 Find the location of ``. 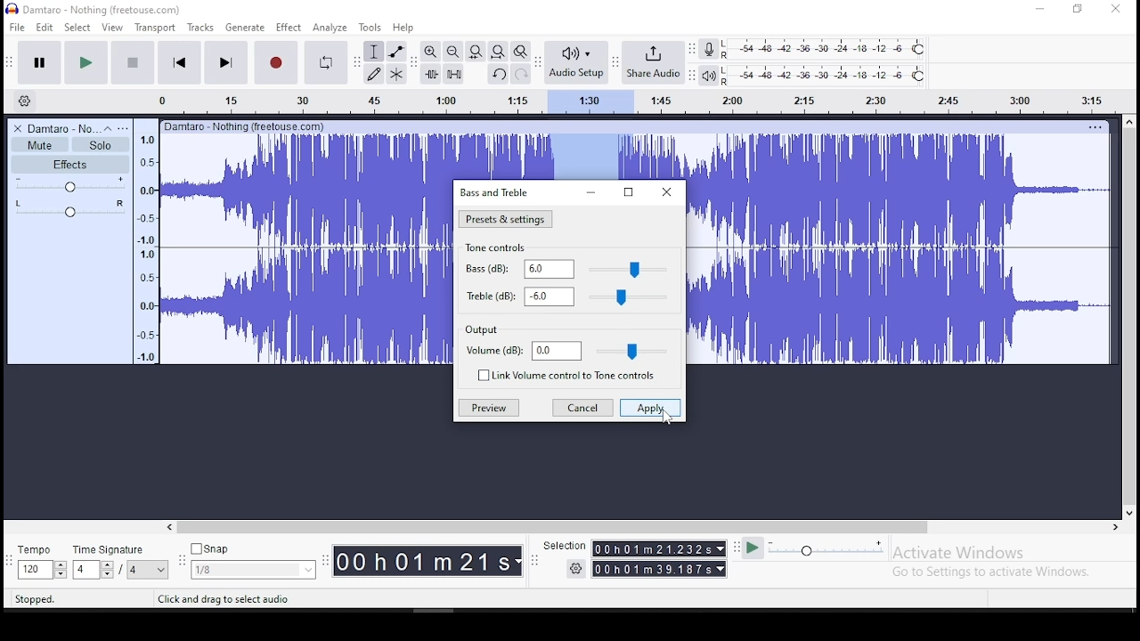

 is located at coordinates (245, 126).